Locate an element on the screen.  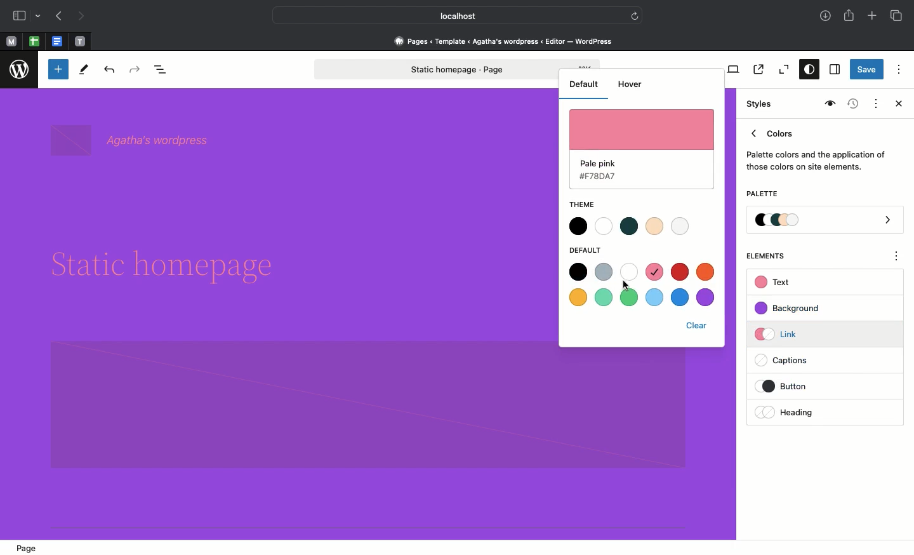
Undo is located at coordinates (109, 70).